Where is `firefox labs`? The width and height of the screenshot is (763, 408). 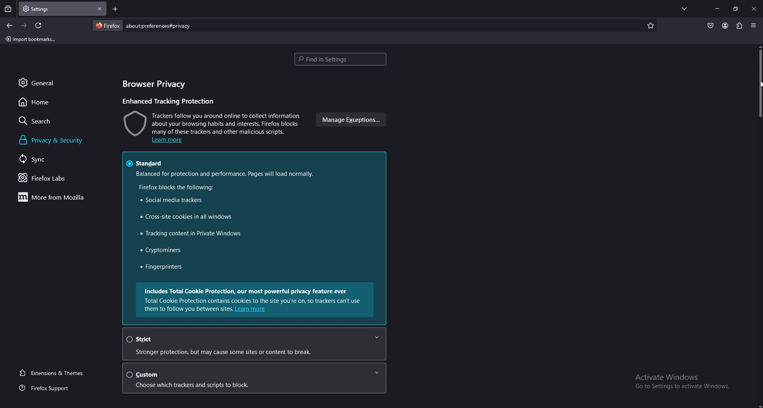
firefox labs is located at coordinates (50, 179).